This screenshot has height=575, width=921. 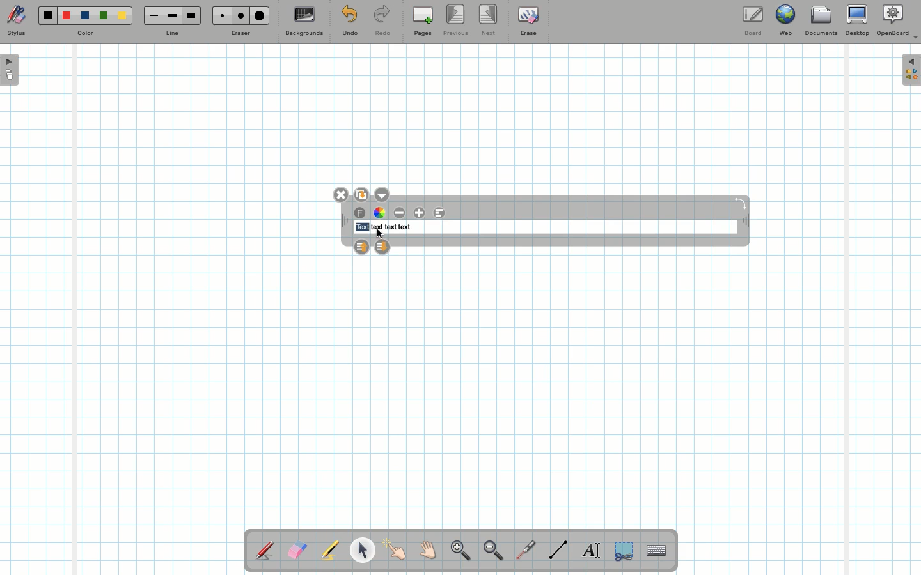 What do you see at coordinates (172, 15) in the screenshot?
I see `Medium line` at bounding box center [172, 15].